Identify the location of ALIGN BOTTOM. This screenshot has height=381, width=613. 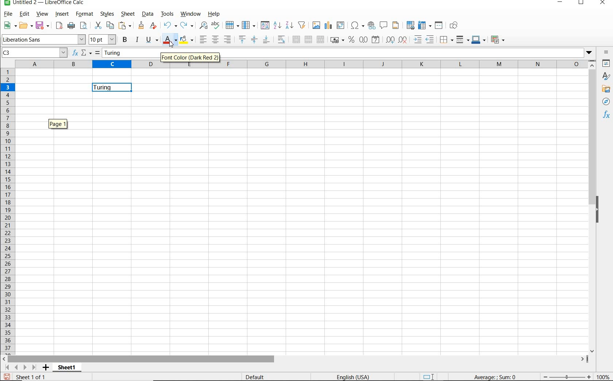
(266, 40).